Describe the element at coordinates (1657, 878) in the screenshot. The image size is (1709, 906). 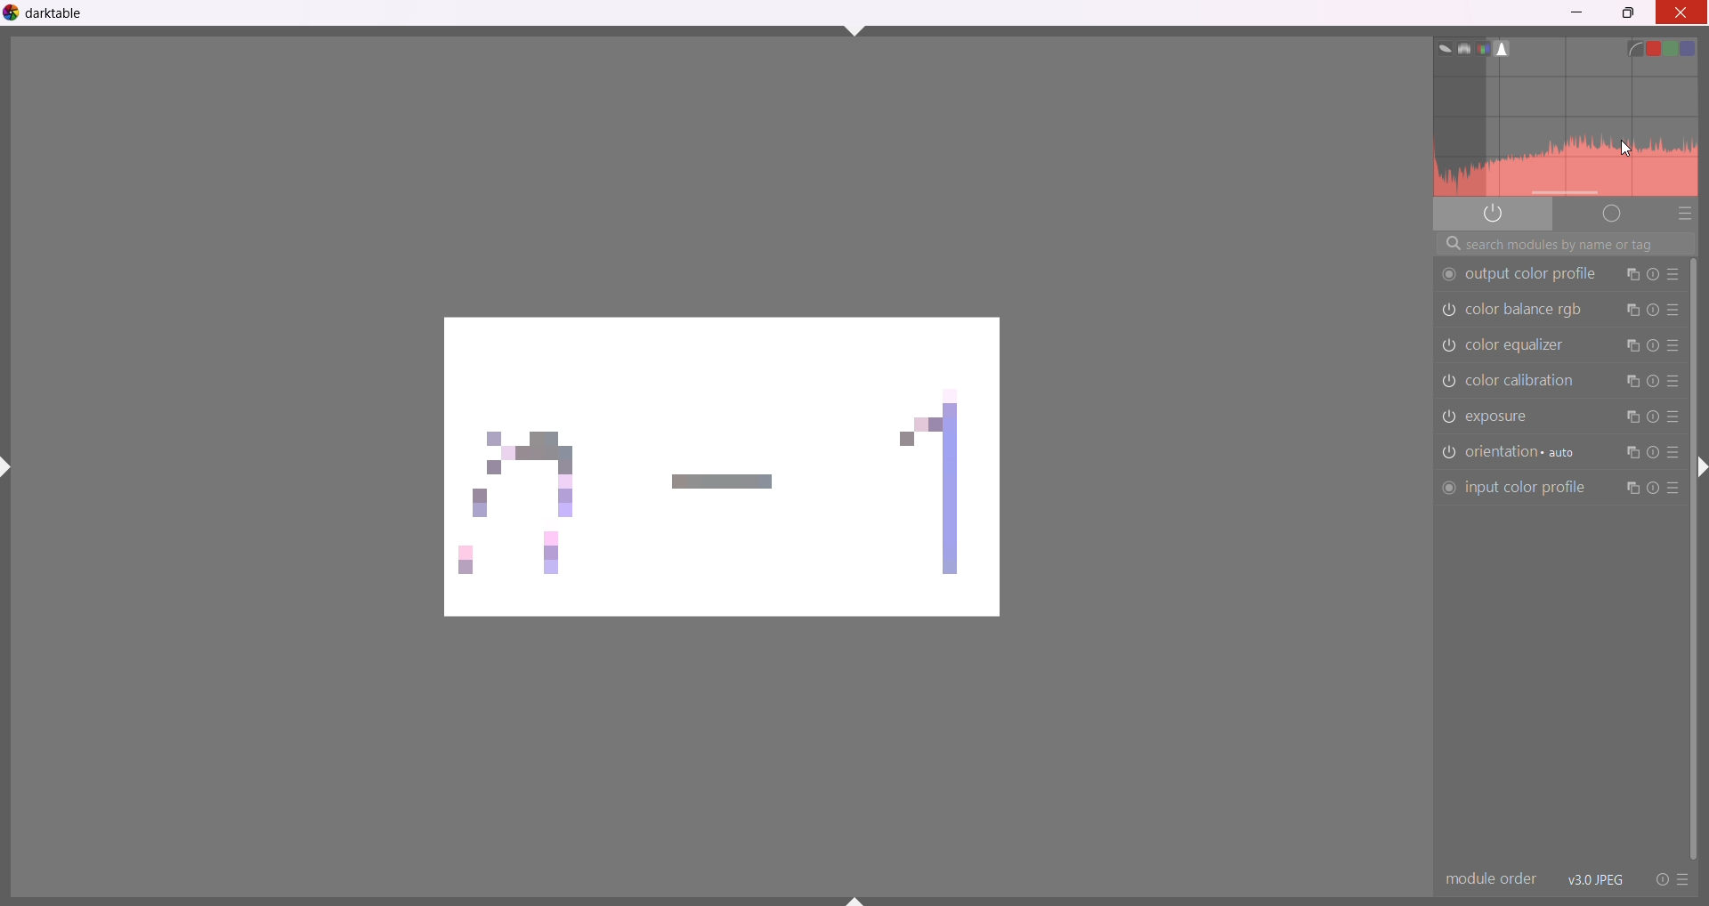
I see `reset` at that location.